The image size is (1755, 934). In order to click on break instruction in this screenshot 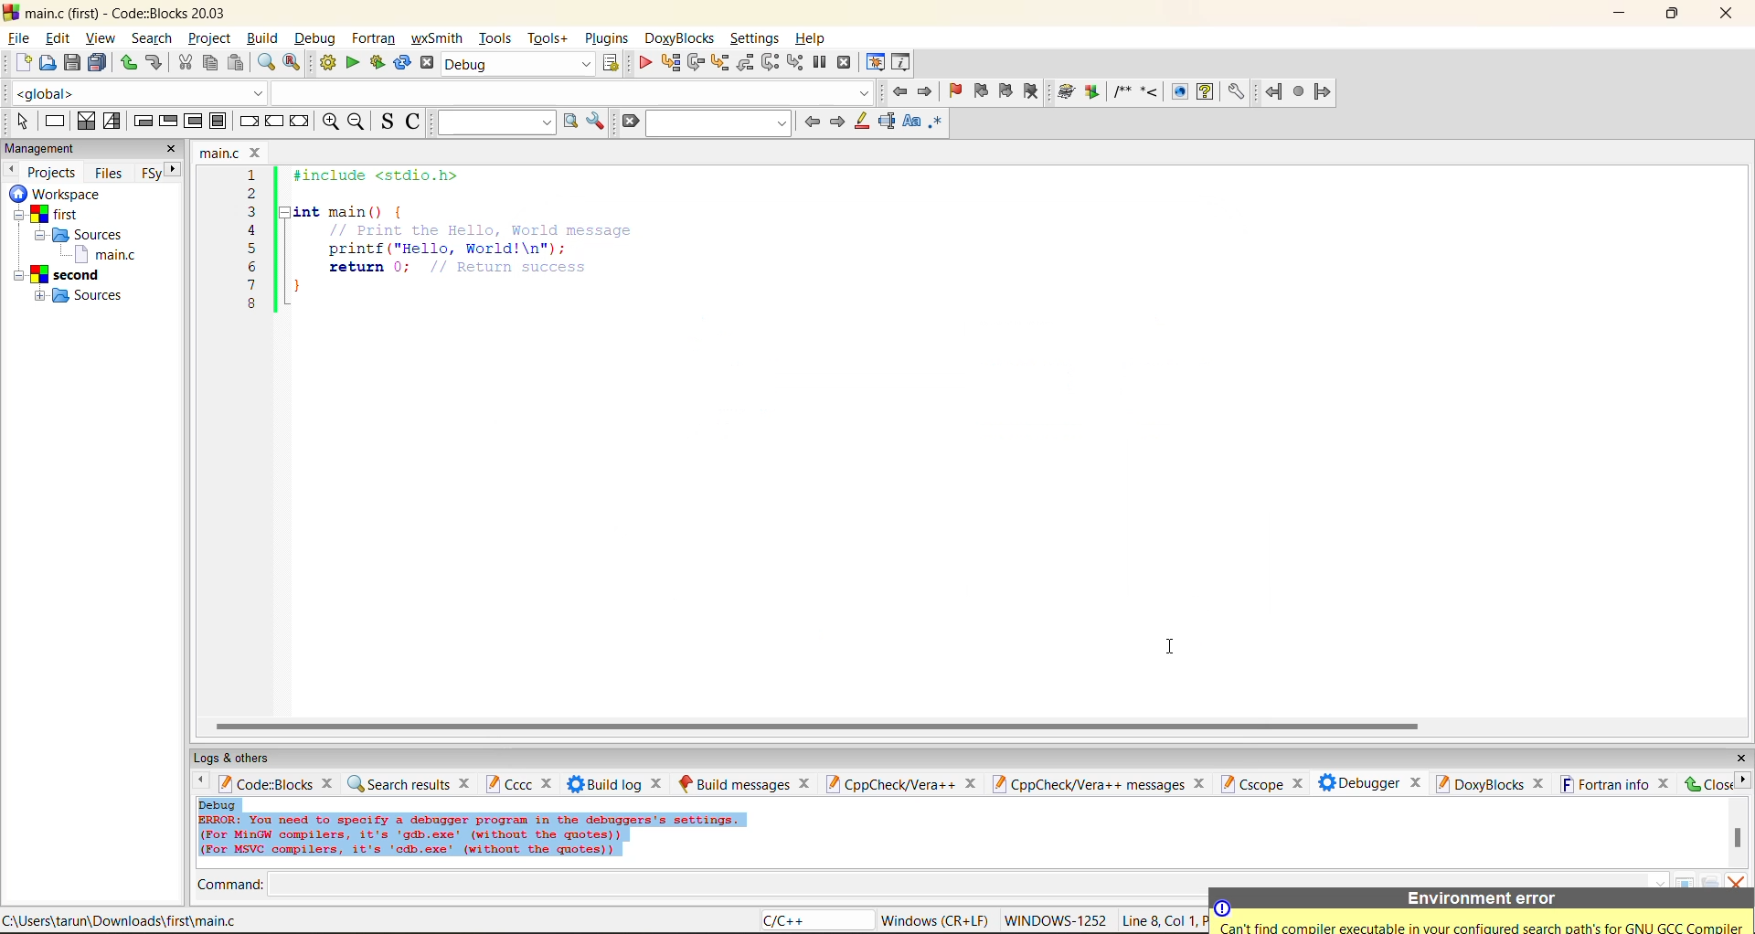, I will do `click(246, 121)`.